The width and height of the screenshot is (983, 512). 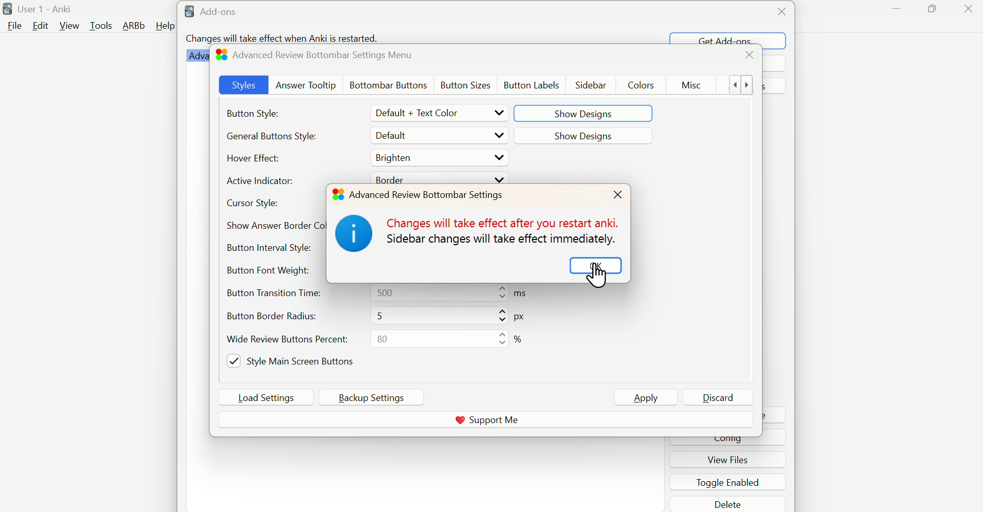 What do you see at coordinates (392, 158) in the screenshot?
I see `Brighten` at bounding box center [392, 158].